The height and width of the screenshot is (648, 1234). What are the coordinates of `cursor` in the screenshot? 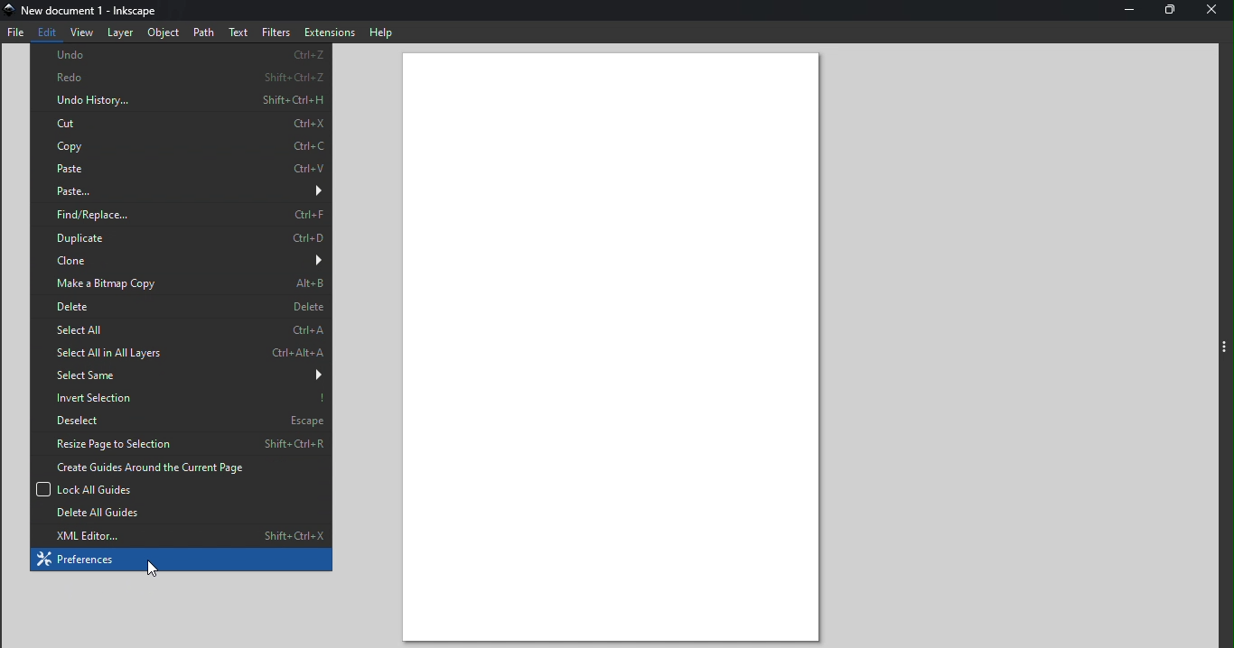 It's located at (152, 570).